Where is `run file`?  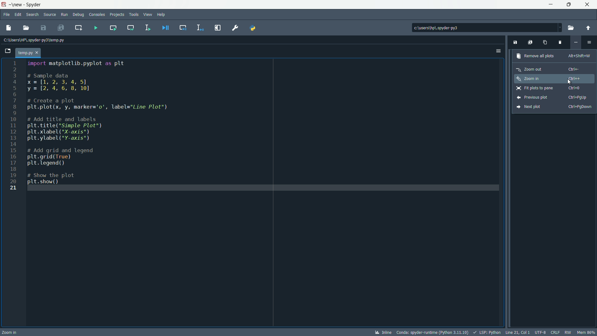 run file is located at coordinates (95, 28).